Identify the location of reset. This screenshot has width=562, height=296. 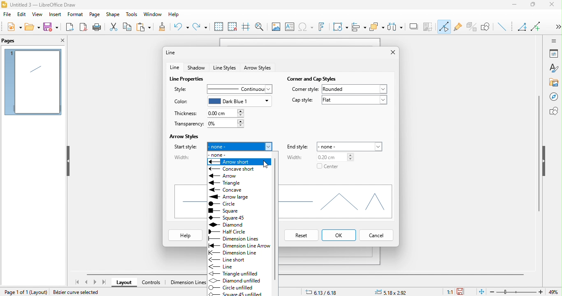
(300, 236).